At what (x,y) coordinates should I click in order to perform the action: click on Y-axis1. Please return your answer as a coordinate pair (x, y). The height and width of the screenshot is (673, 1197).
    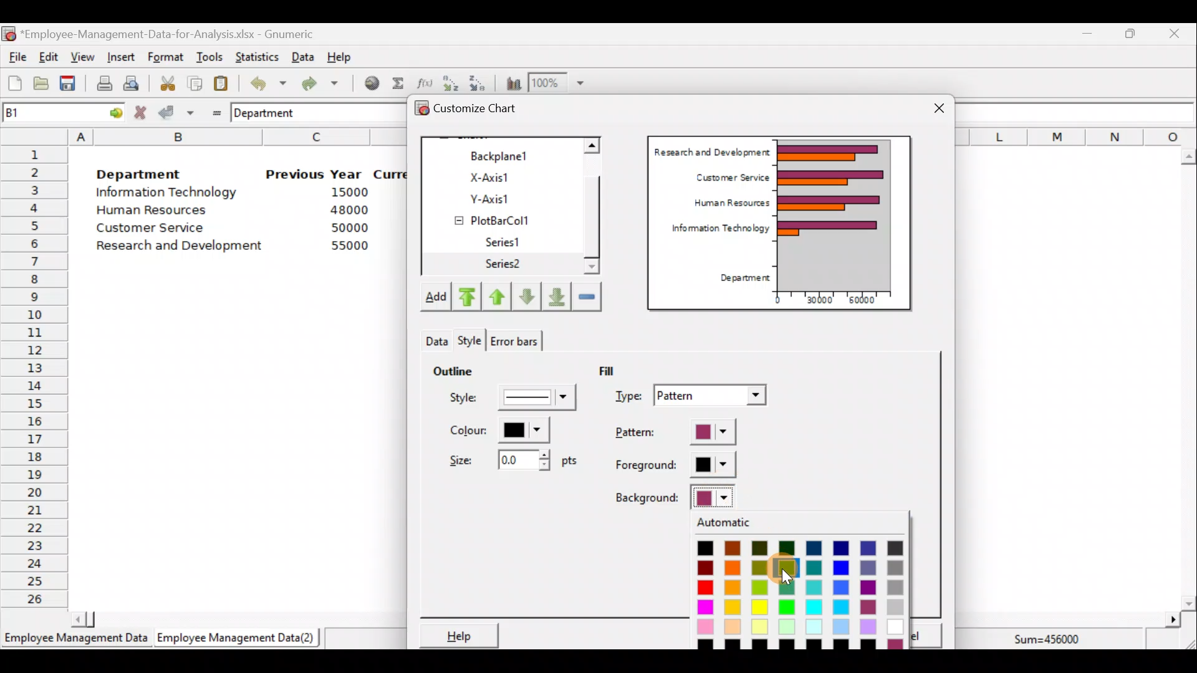
    Looking at the image, I should click on (506, 197).